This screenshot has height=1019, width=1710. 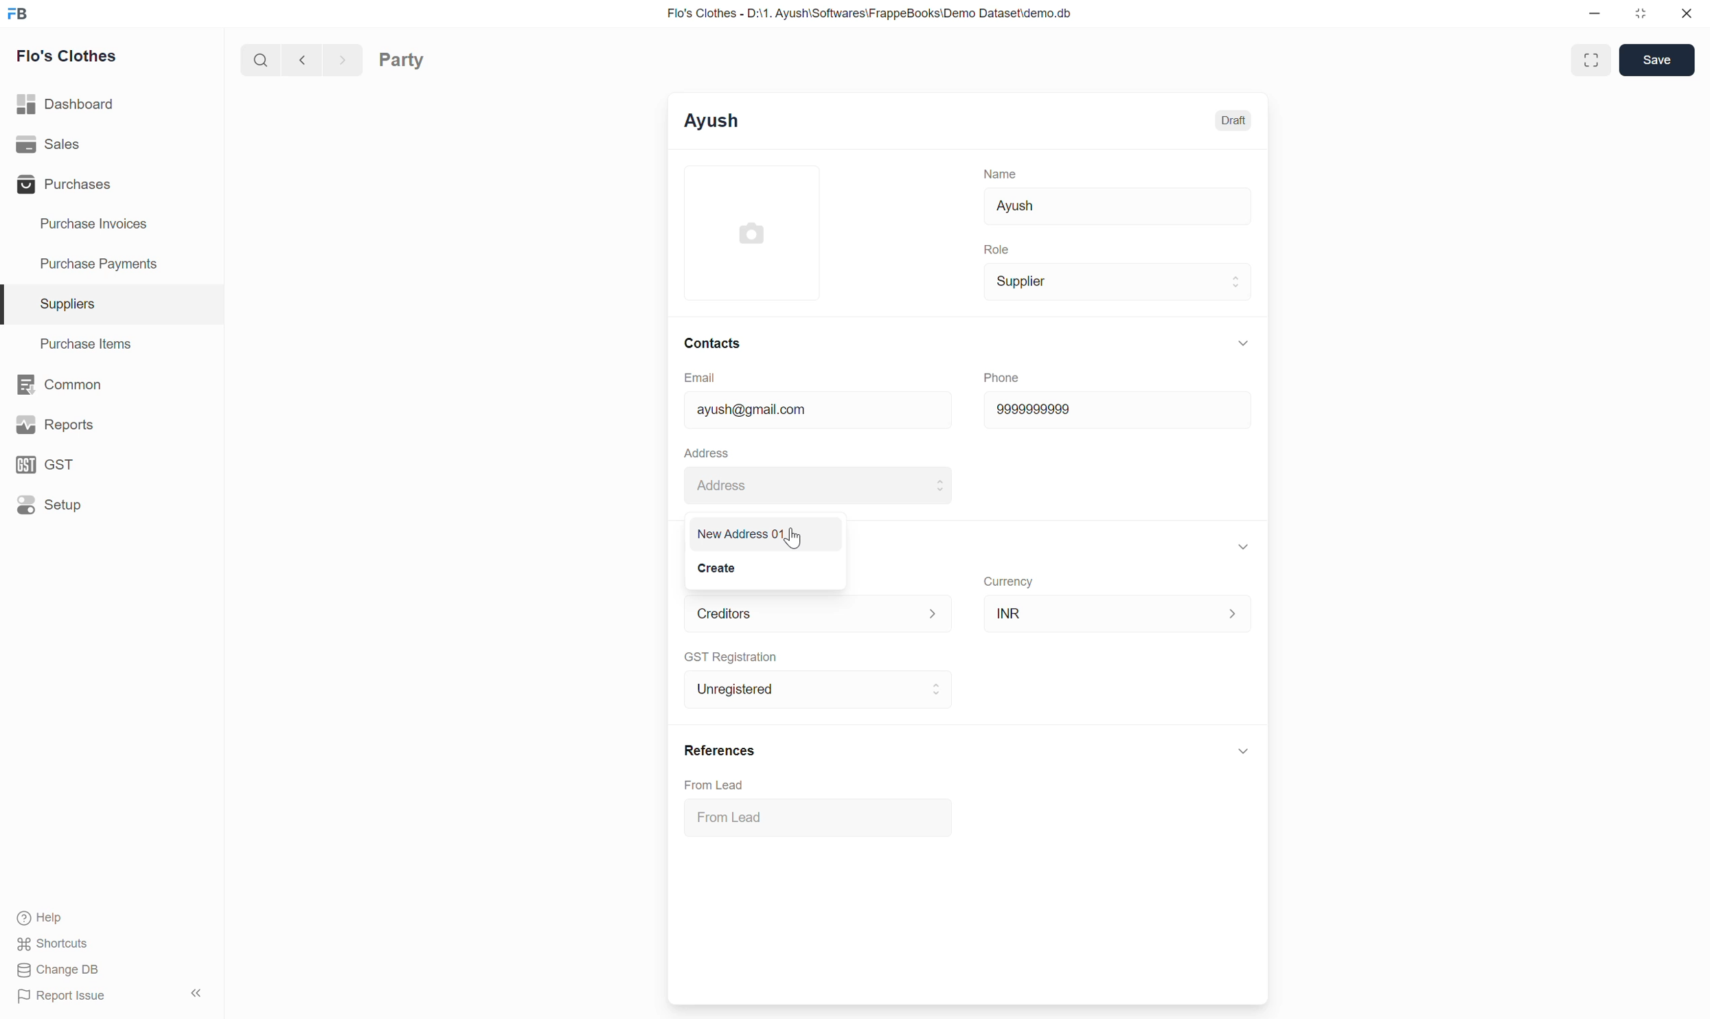 I want to click on Flo's Clothes - D:\1. Ayush\Softwares\FrappeBooks\Demo Dataset\demo.db, so click(x=870, y=14).